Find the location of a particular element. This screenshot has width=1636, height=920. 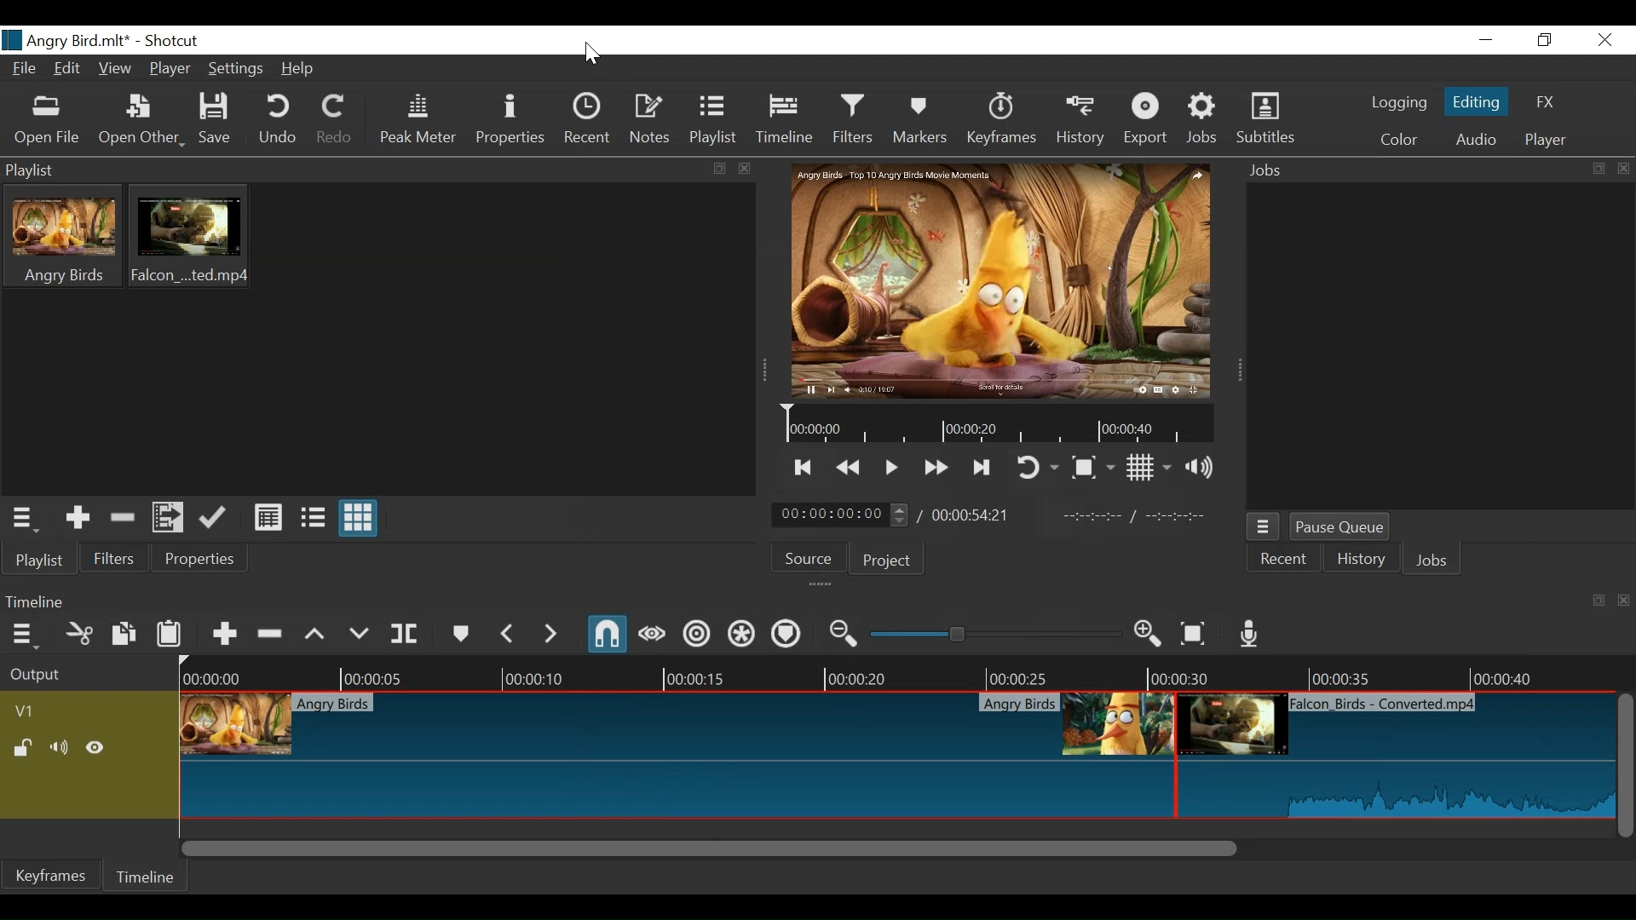

Jobs is located at coordinates (1204, 119).